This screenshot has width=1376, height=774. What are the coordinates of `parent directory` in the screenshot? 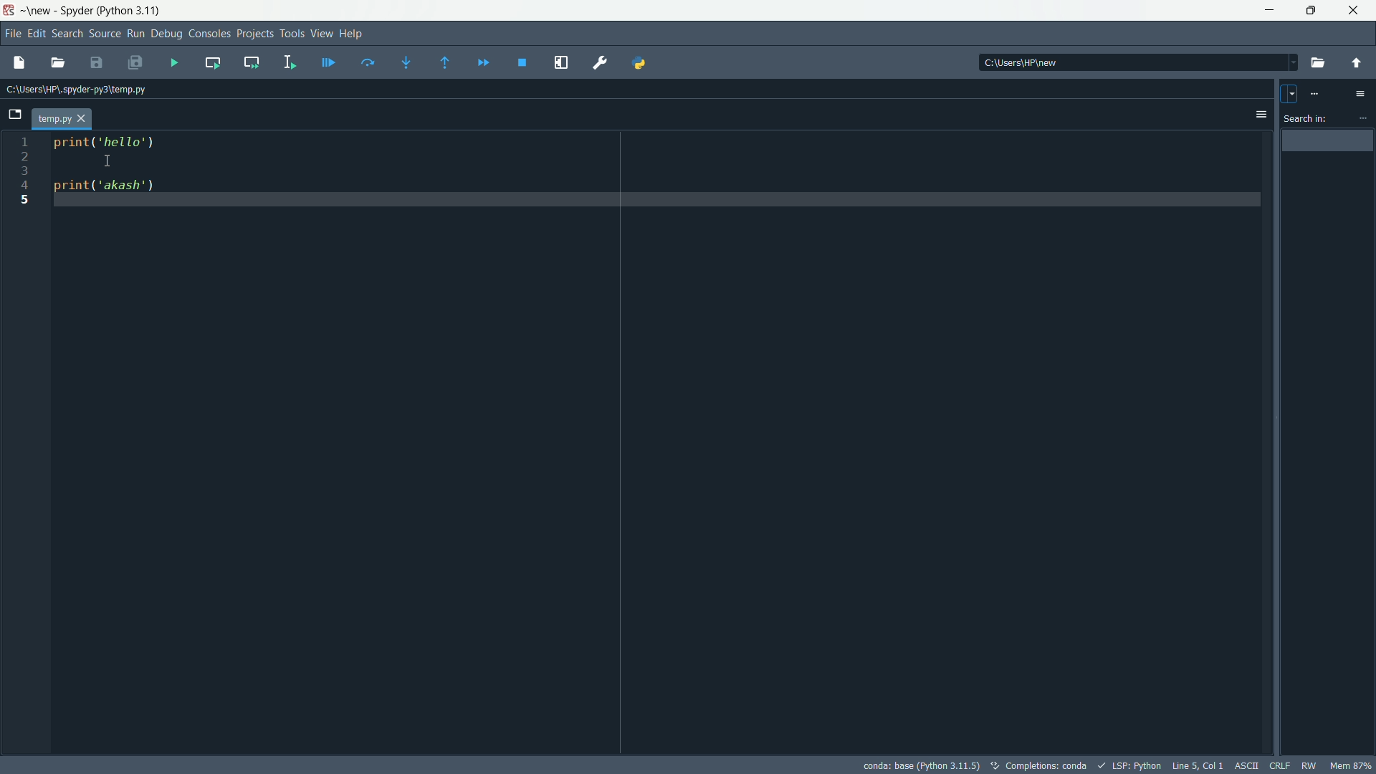 It's located at (1355, 64).